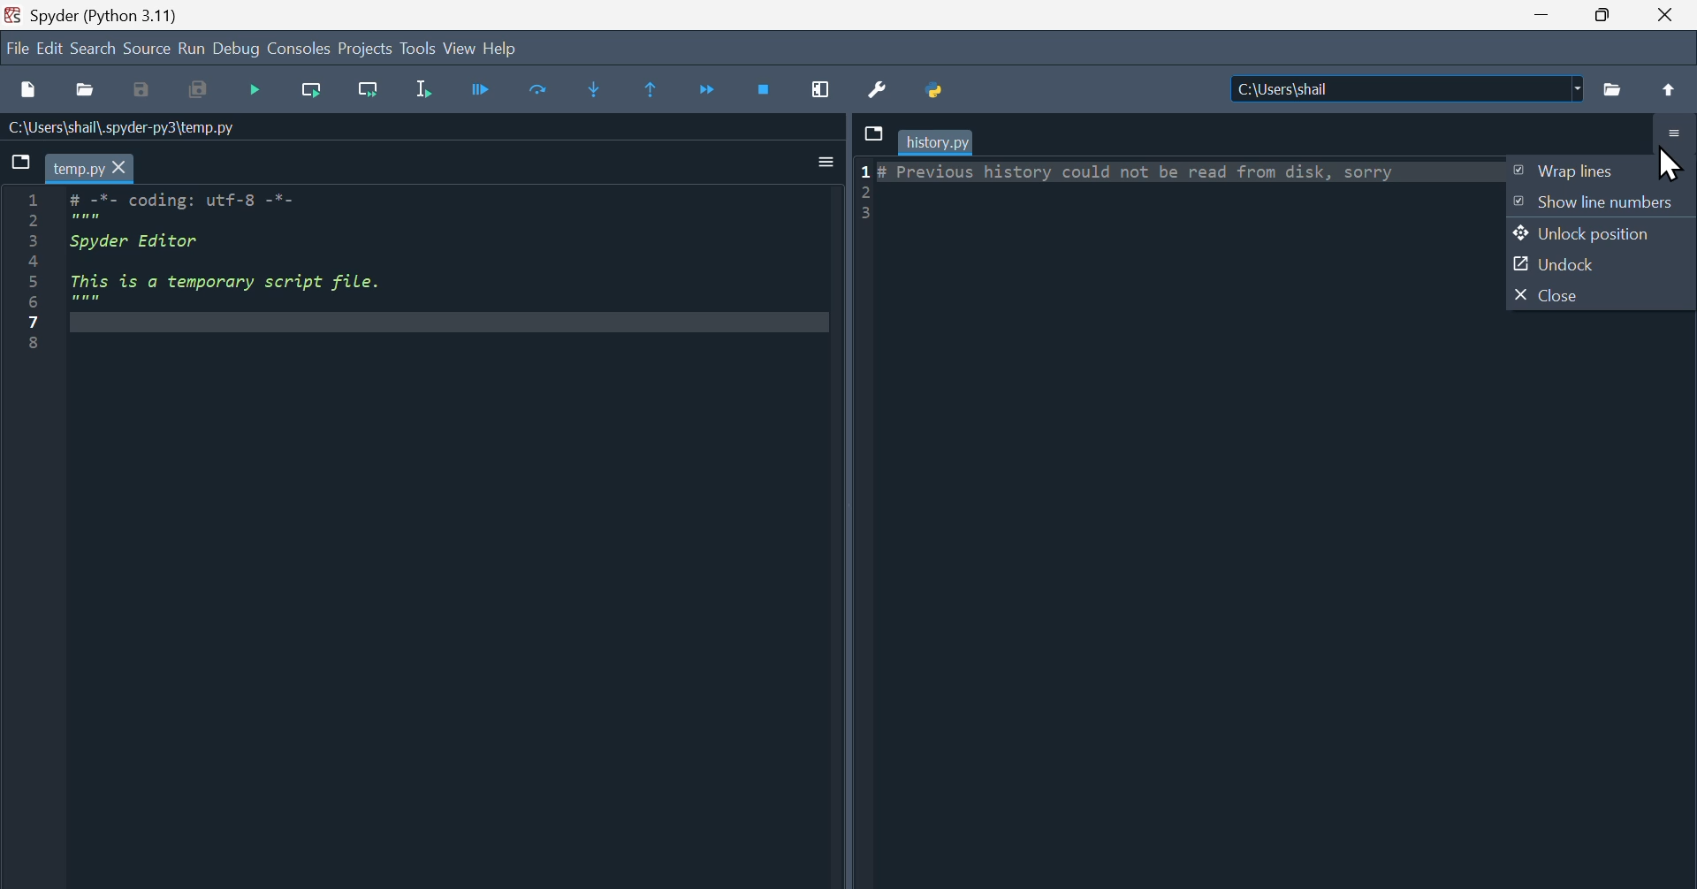  What do you see at coordinates (148, 92) in the screenshot?
I see `Save as` at bounding box center [148, 92].